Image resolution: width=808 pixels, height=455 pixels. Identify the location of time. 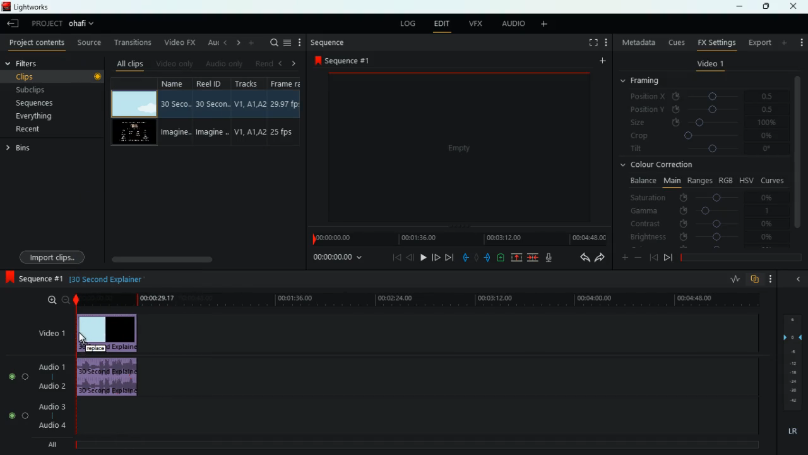
(339, 258).